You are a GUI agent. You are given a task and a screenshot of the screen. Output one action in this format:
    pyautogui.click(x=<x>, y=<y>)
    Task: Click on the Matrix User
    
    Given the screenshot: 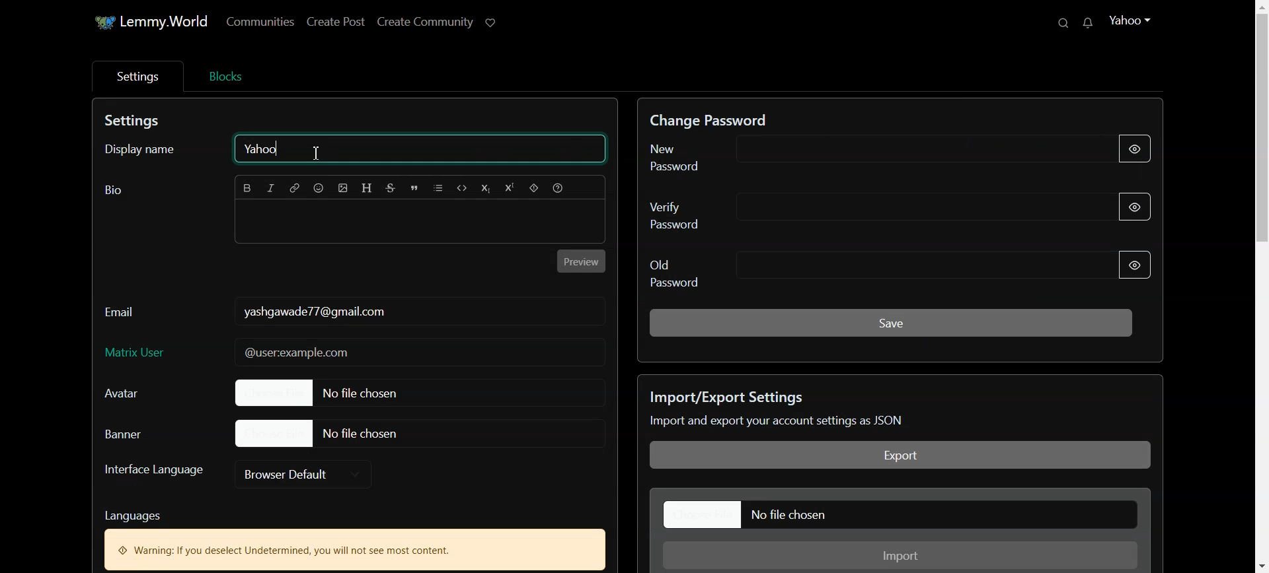 What is the action you would take?
    pyautogui.click(x=354, y=353)
    